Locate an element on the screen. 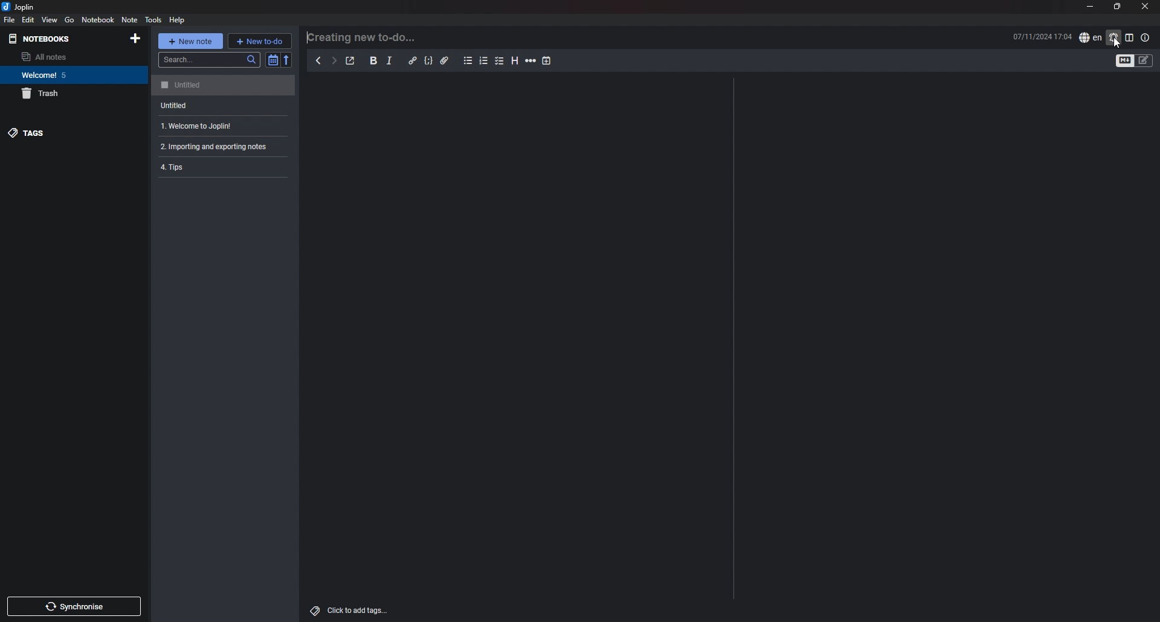 Image resolution: width=1160 pixels, height=622 pixels. bullet list is located at coordinates (468, 61).